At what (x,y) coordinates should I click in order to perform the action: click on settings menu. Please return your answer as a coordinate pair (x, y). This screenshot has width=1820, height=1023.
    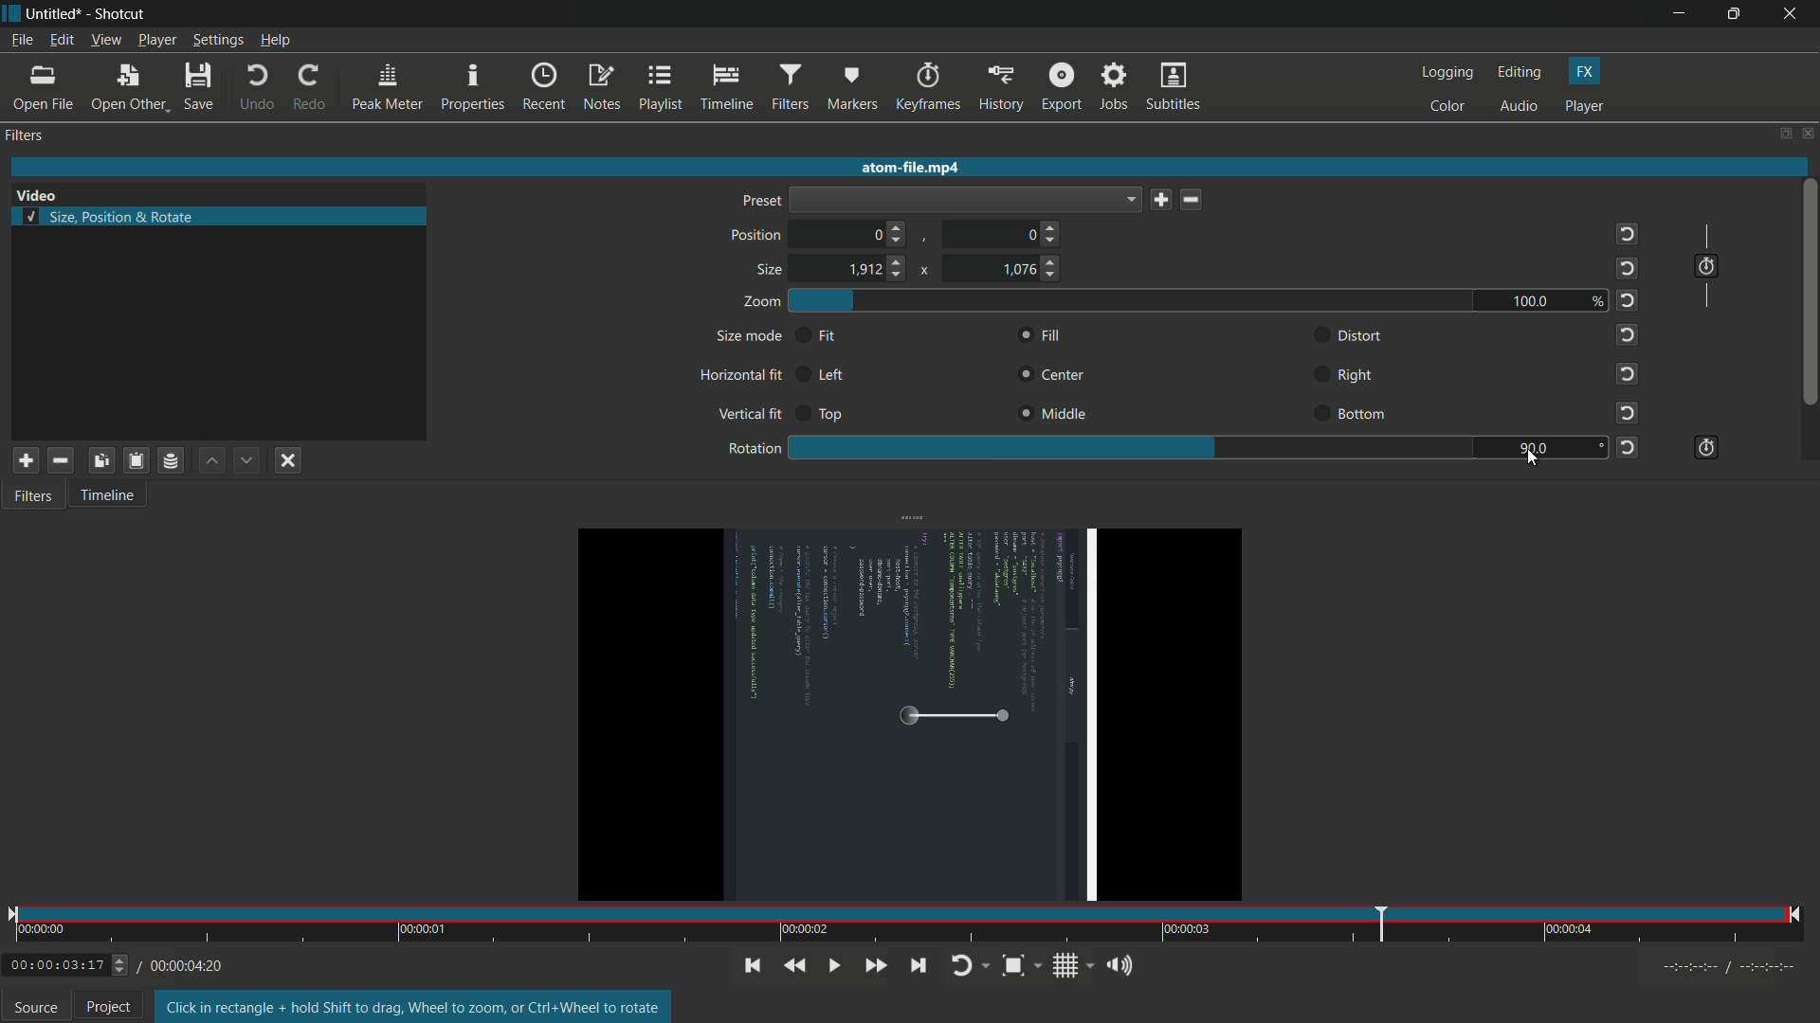
    Looking at the image, I should click on (218, 41).